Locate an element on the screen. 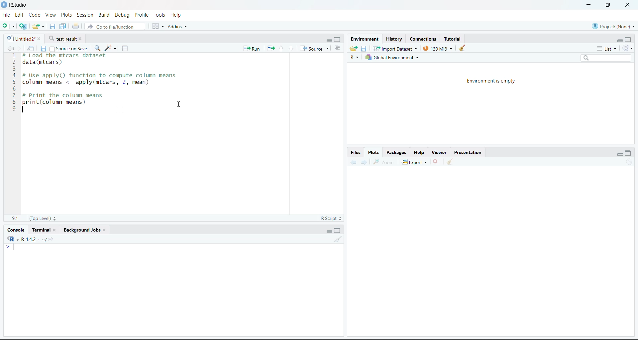  Clear console (Ctrl +L) is located at coordinates (452, 161).